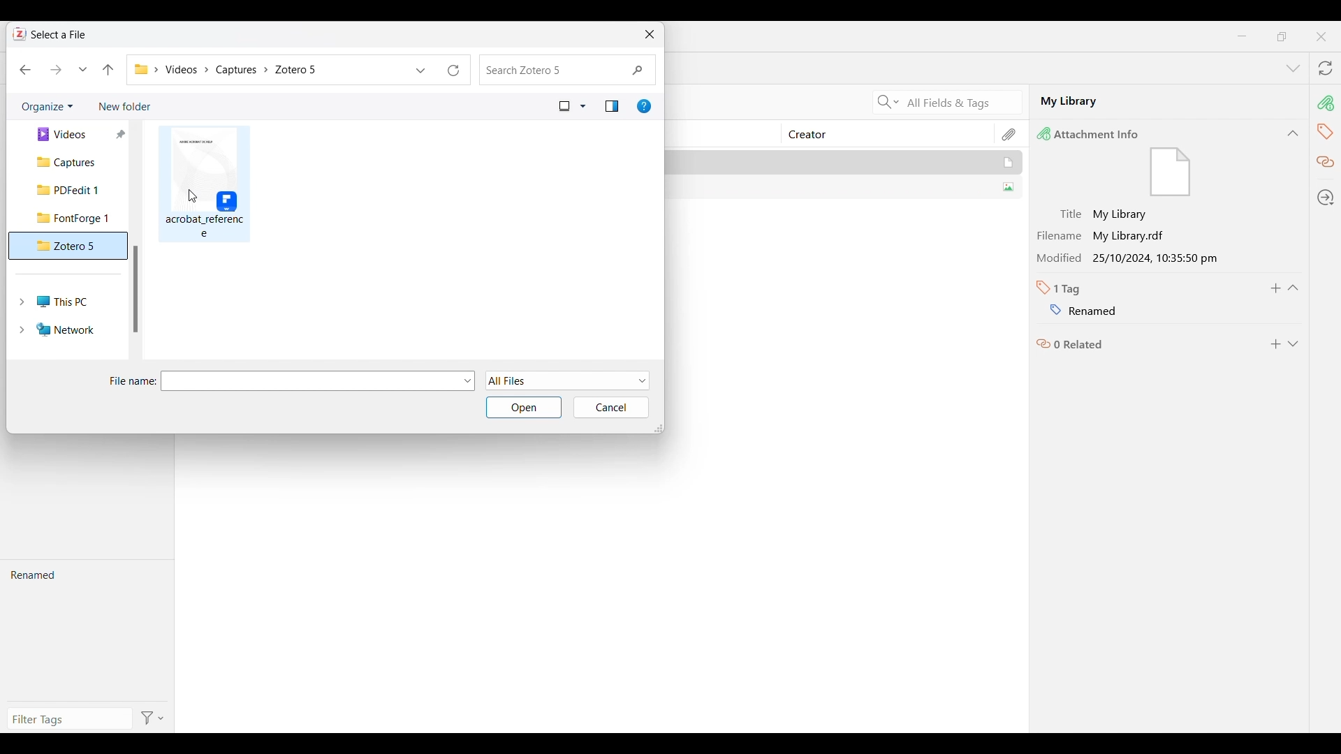  I want to click on Select a File, so click(59, 34).